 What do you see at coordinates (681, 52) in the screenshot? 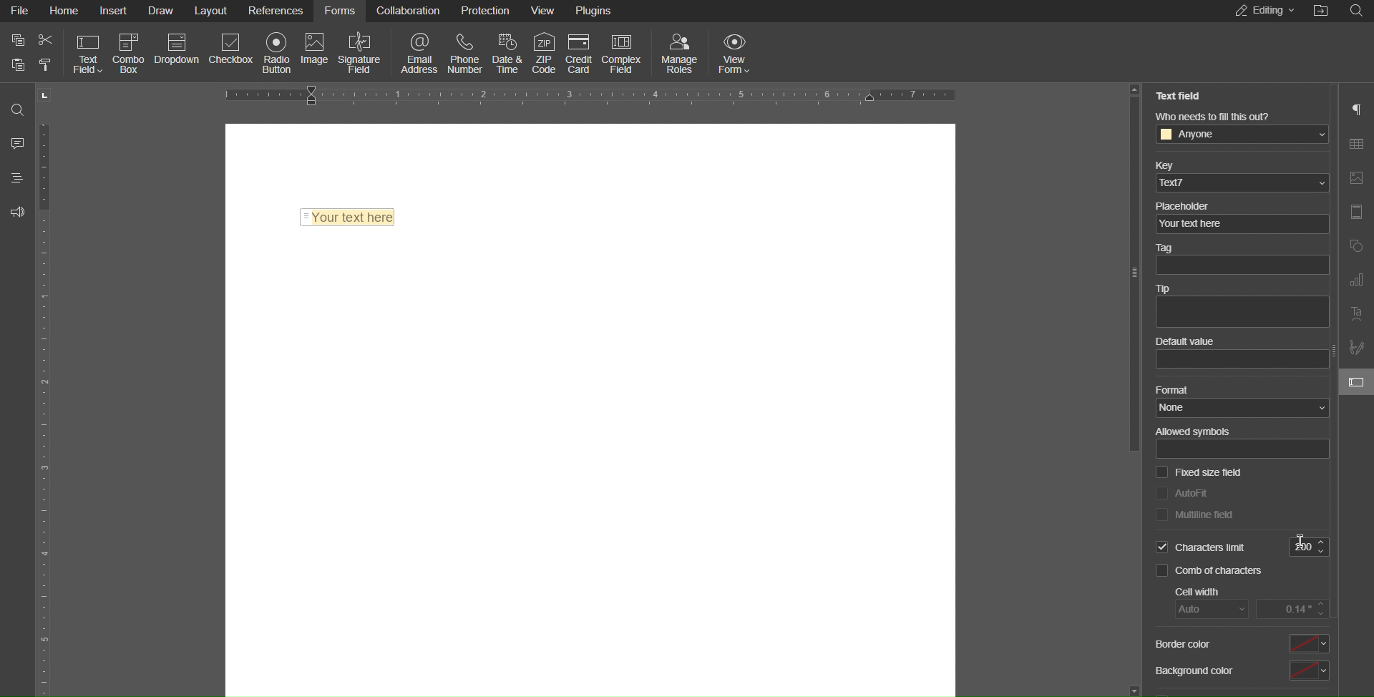
I see `Manage Rules` at bounding box center [681, 52].